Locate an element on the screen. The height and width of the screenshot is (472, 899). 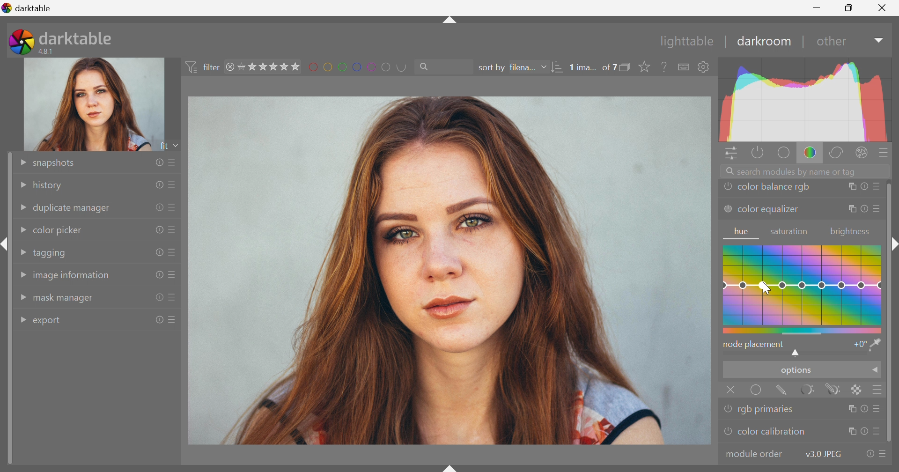
Close is located at coordinates (730, 389).